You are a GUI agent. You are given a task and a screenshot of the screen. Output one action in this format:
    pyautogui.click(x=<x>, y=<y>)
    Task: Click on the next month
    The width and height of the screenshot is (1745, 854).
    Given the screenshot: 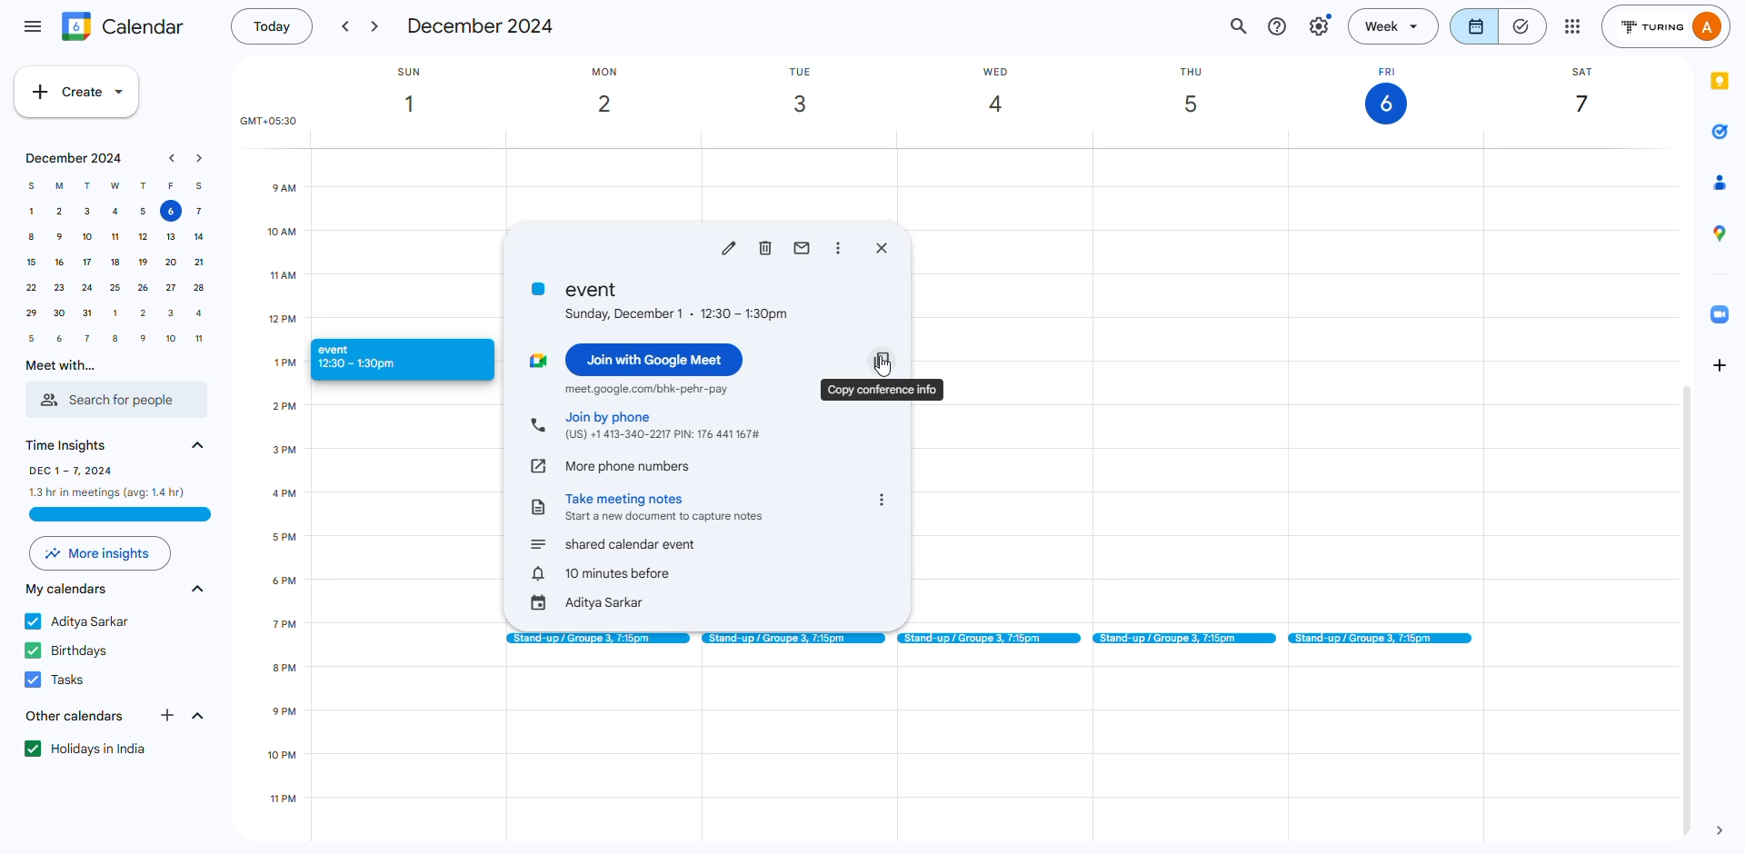 What is the action you would take?
    pyautogui.click(x=200, y=158)
    